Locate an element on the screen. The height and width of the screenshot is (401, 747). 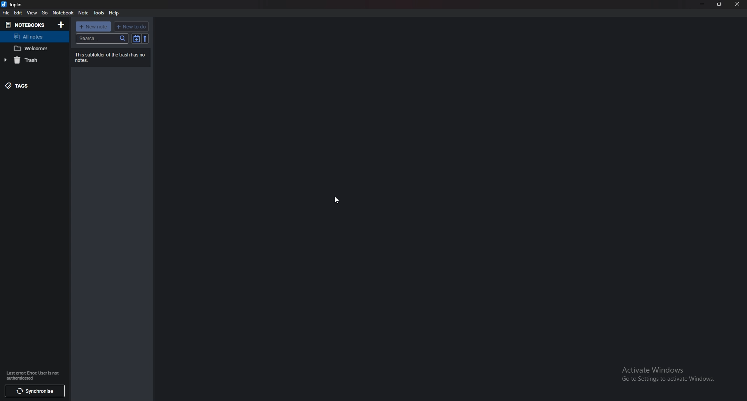
Tags is located at coordinates (34, 85).